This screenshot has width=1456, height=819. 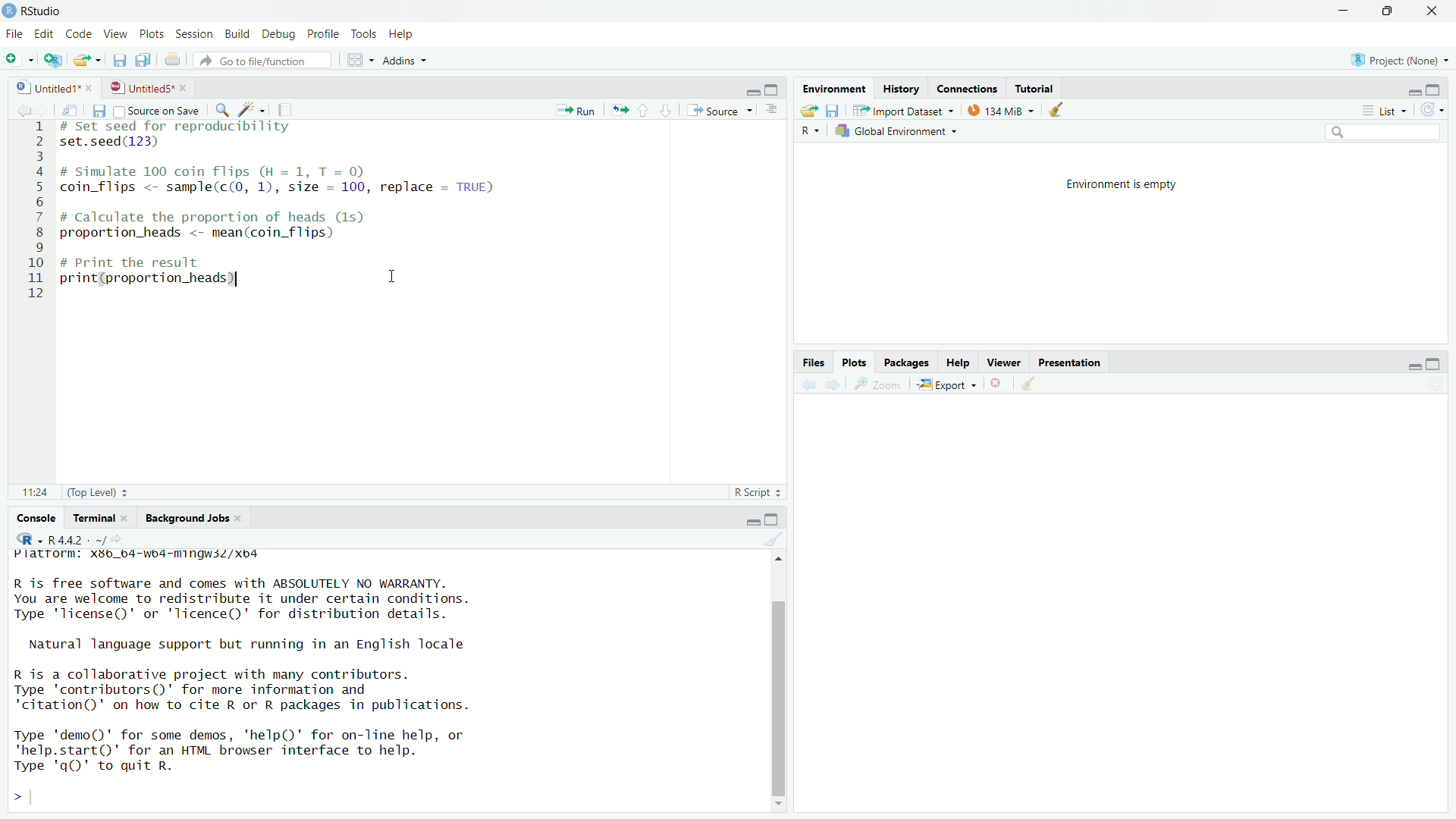 I want to click on refresh, so click(x=1439, y=110).